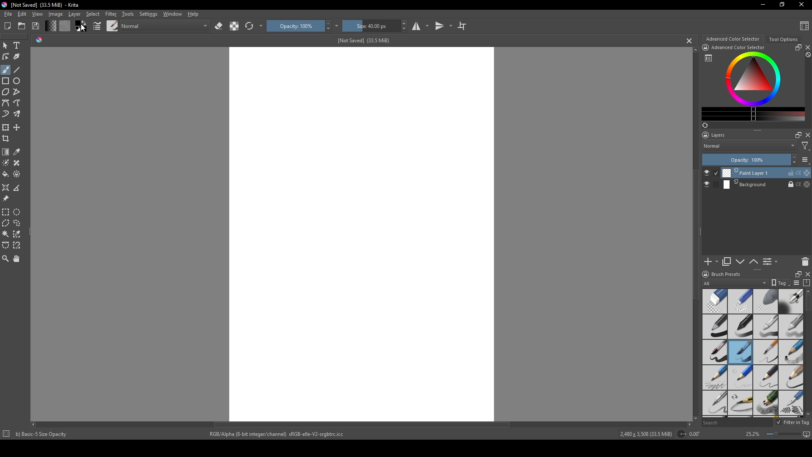  Describe the element at coordinates (18, 246) in the screenshot. I see `magnetic curve` at that location.